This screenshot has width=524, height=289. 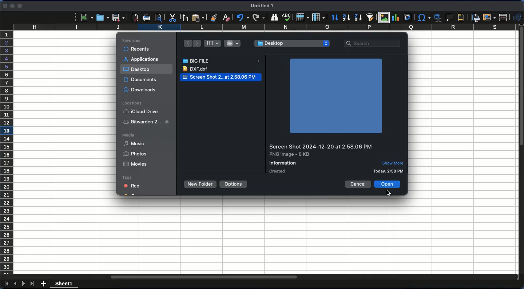 What do you see at coordinates (213, 43) in the screenshot?
I see `column` at bounding box center [213, 43].